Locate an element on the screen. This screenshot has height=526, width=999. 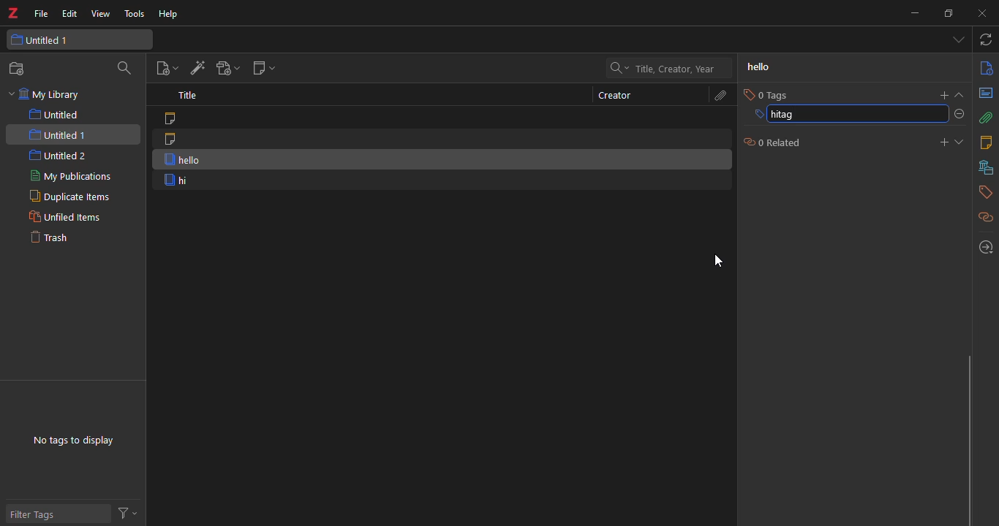
help is located at coordinates (171, 14).